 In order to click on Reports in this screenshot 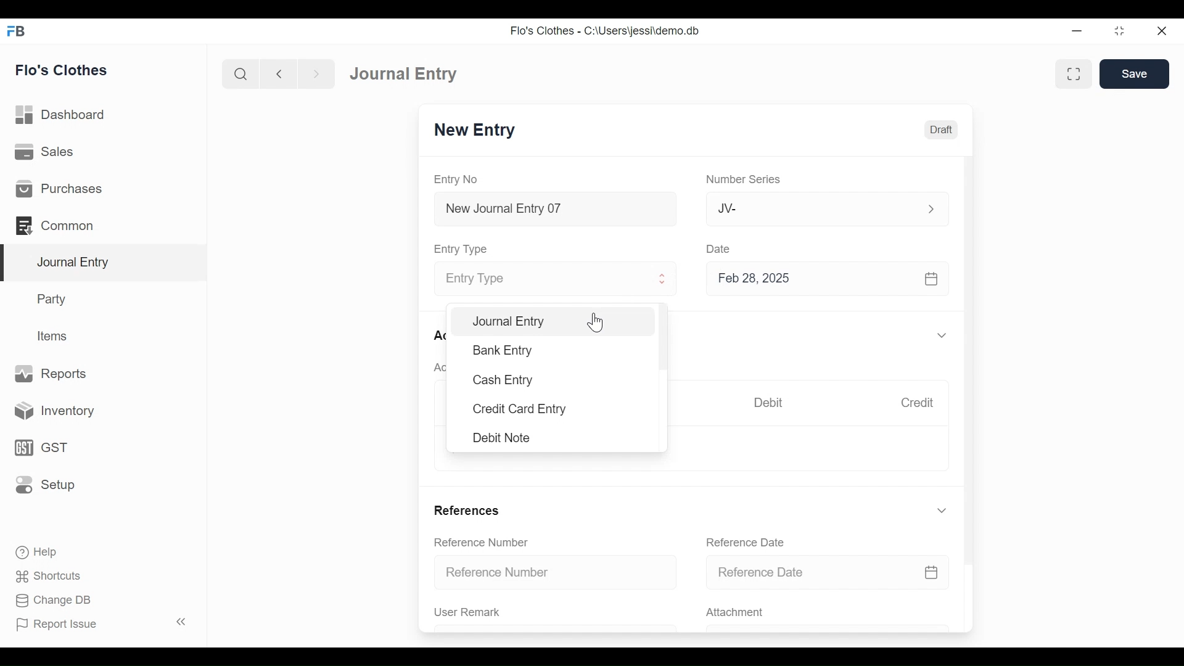, I will do `click(52, 372)`.